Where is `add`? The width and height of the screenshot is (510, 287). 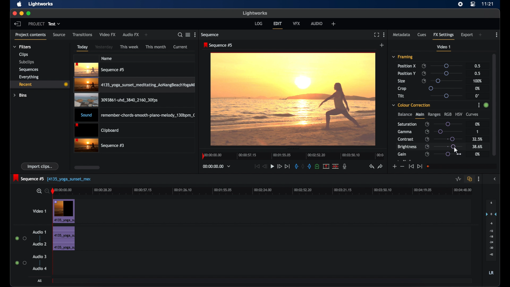
add is located at coordinates (382, 45).